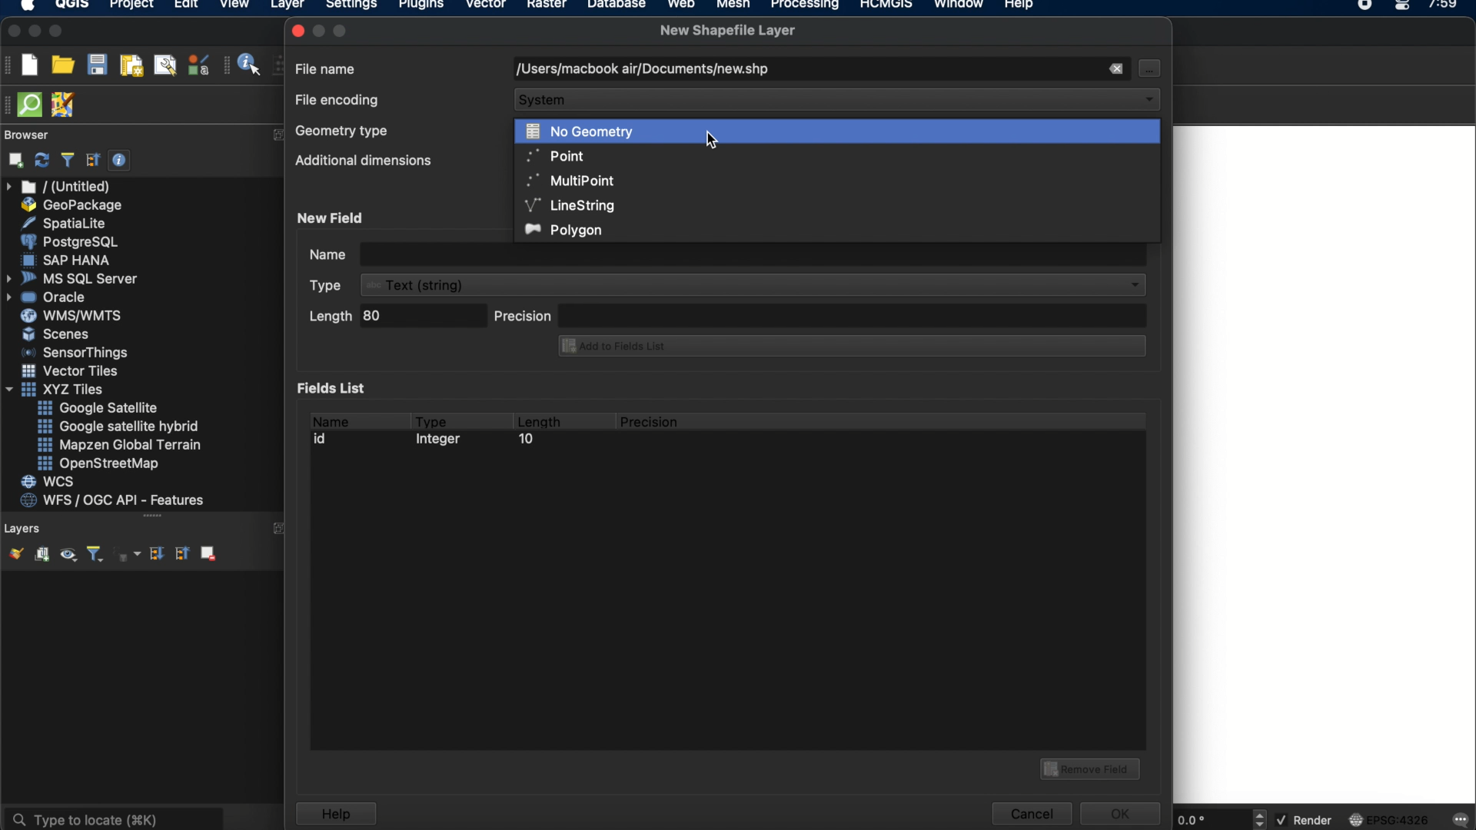 The height and width of the screenshot is (830, 1476). I want to click on type to locate, so click(113, 818).